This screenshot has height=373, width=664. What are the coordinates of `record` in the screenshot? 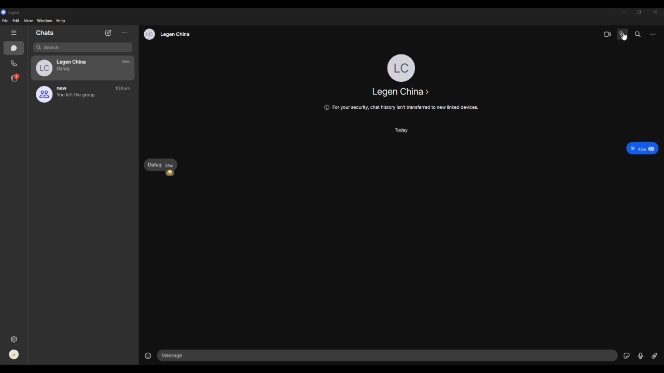 It's located at (640, 356).